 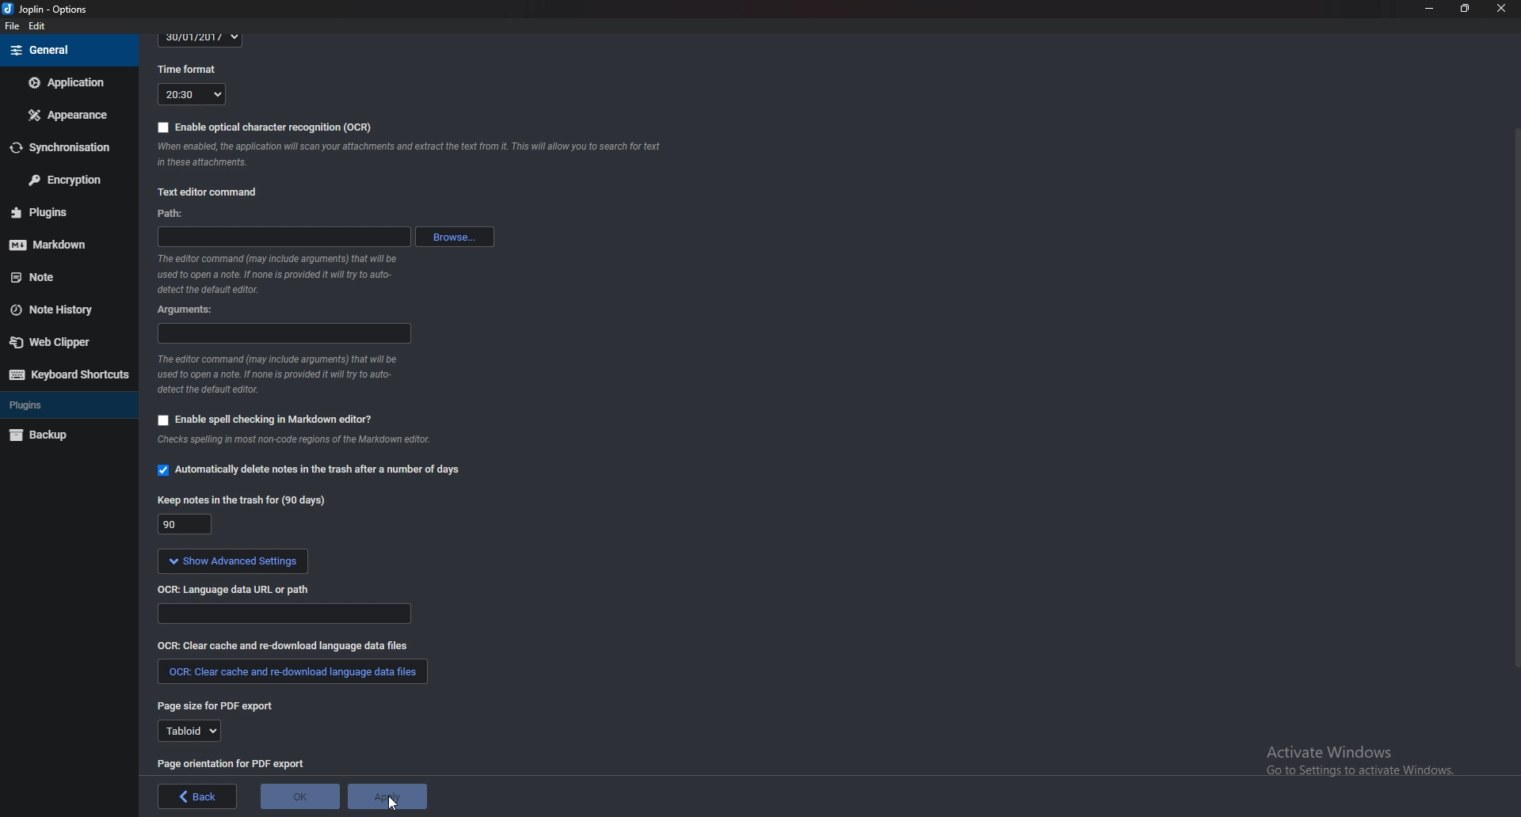 What do you see at coordinates (61, 435) in the screenshot?
I see `Backup` at bounding box center [61, 435].